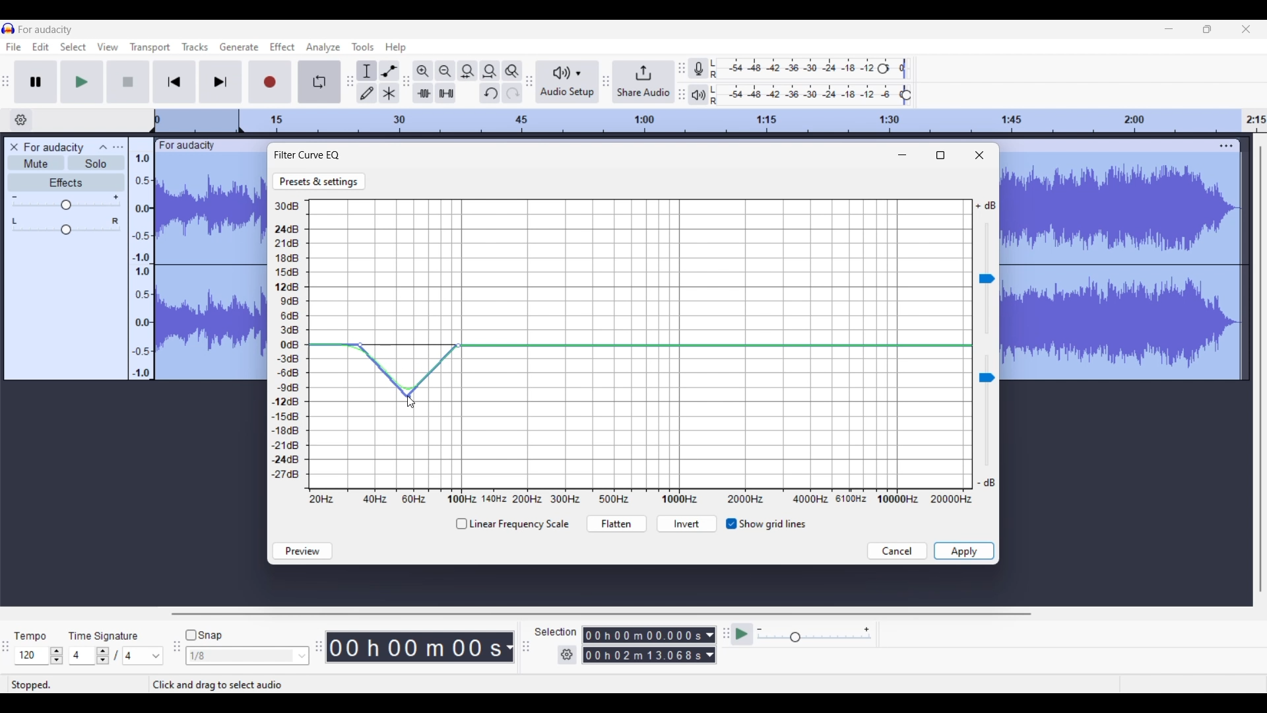  I want to click on Selection duration, so click(643, 646).